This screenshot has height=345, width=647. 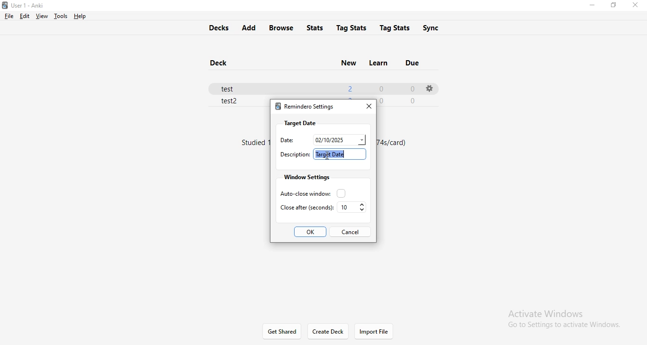 I want to click on cancel, so click(x=350, y=231).